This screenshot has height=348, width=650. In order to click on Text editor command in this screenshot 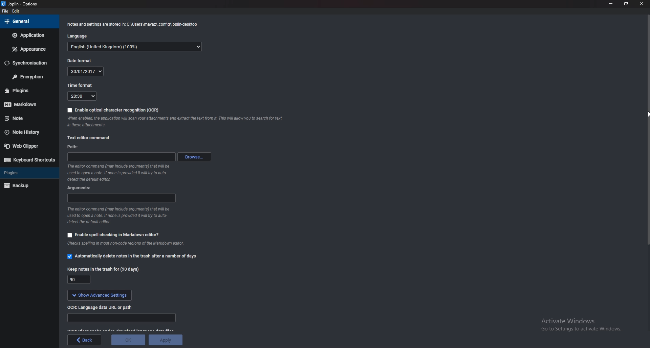, I will do `click(91, 138)`.